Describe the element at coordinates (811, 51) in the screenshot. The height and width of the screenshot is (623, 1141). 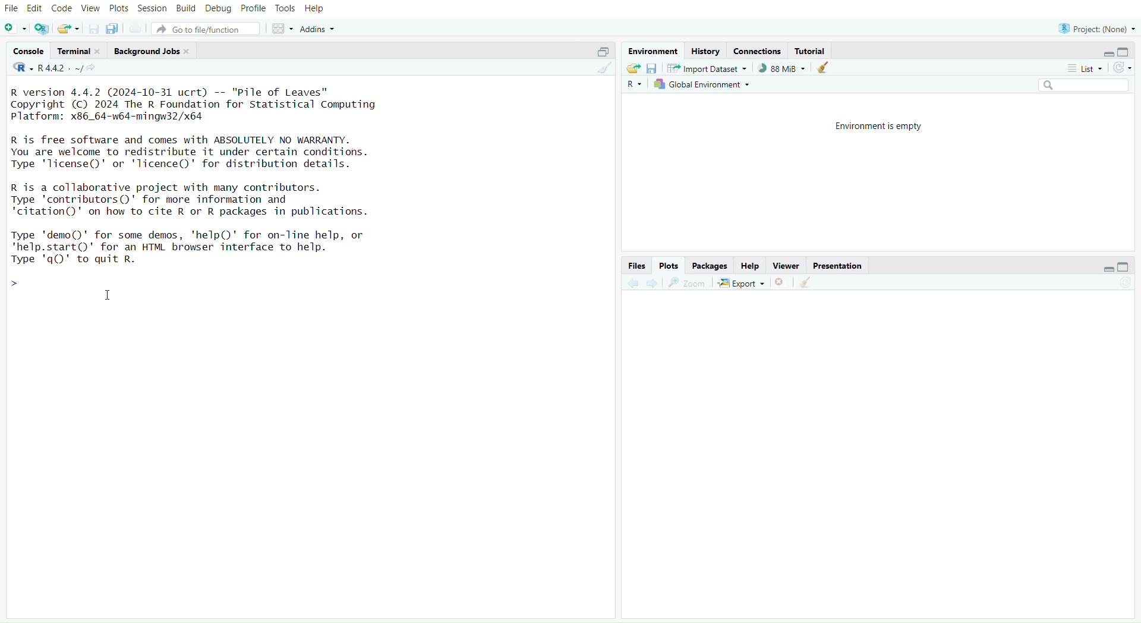
I see `tutorial` at that location.